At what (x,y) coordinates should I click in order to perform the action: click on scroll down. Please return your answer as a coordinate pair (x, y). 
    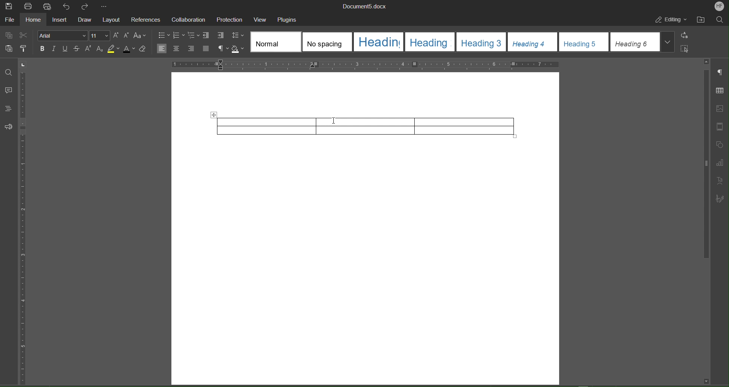
    Looking at the image, I should click on (706, 381).